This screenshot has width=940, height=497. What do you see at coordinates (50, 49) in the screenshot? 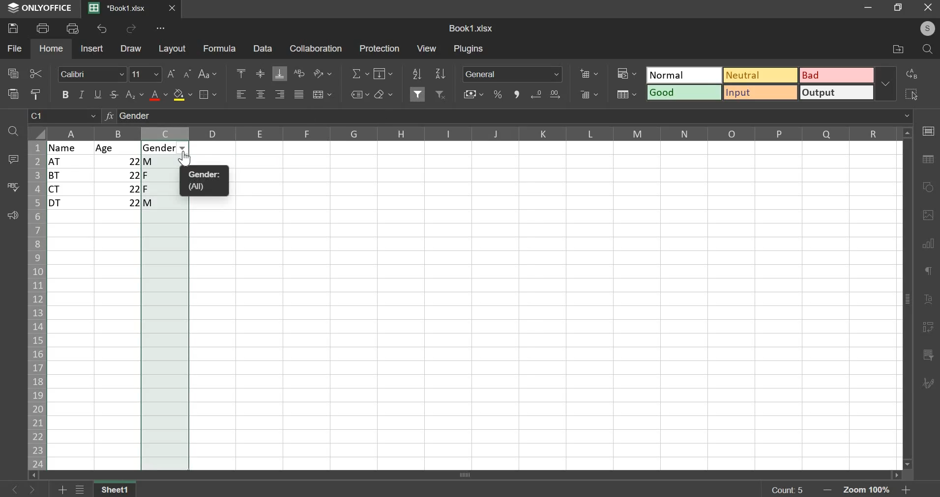
I see `` at bounding box center [50, 49].